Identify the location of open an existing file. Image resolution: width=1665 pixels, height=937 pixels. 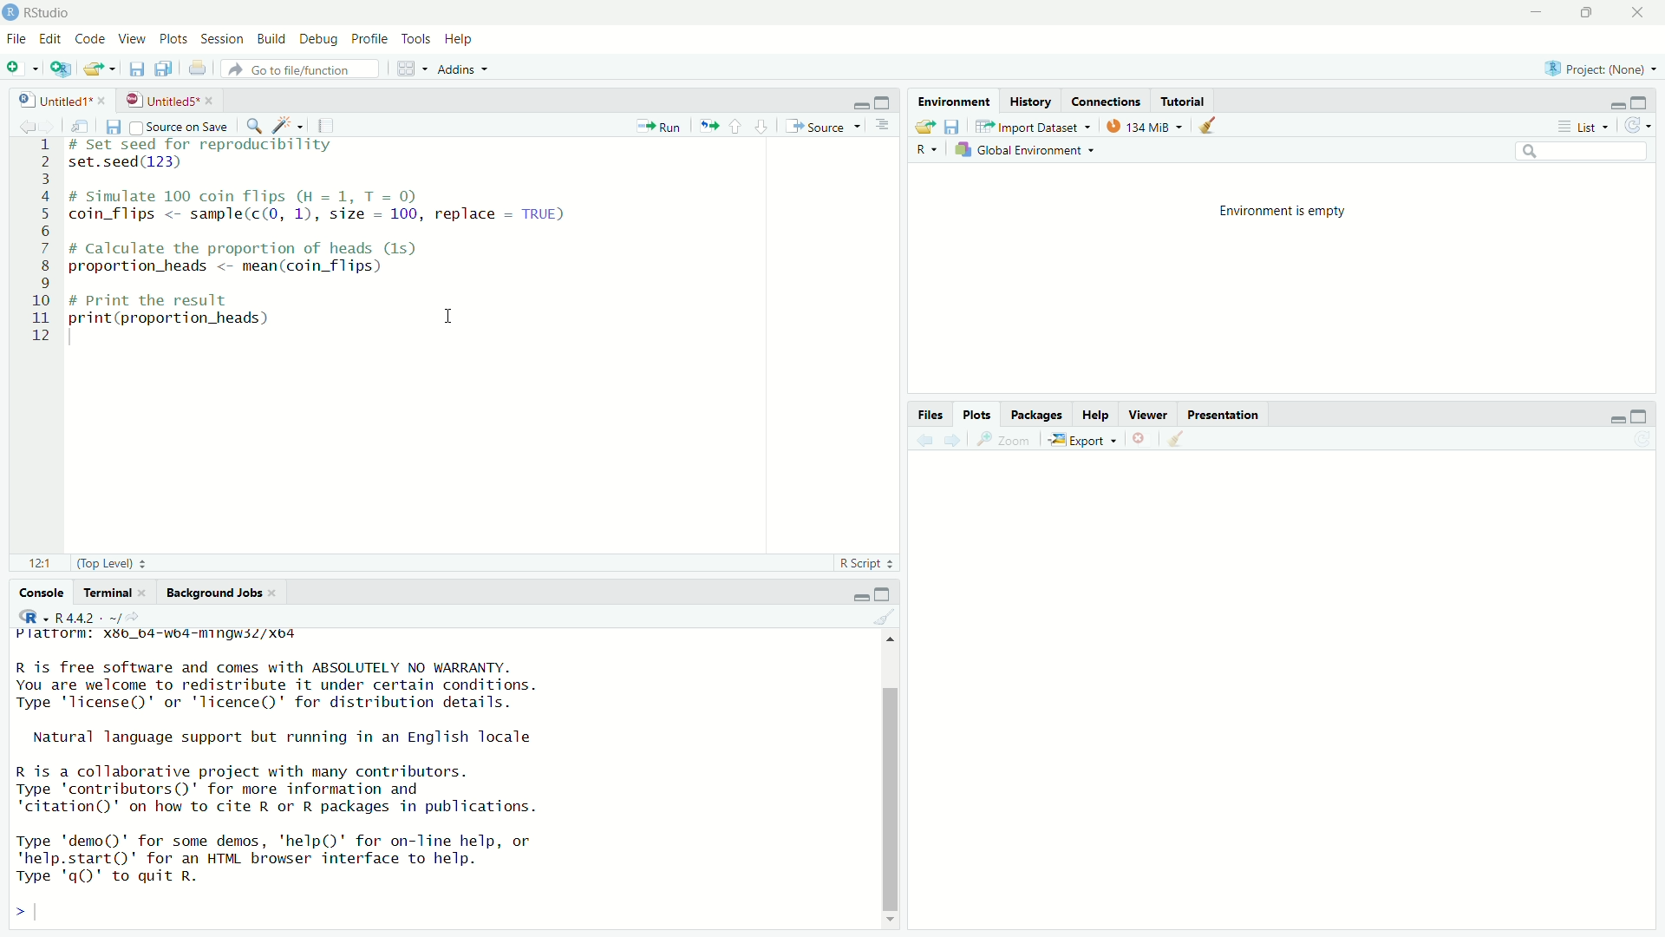
(99, 70).